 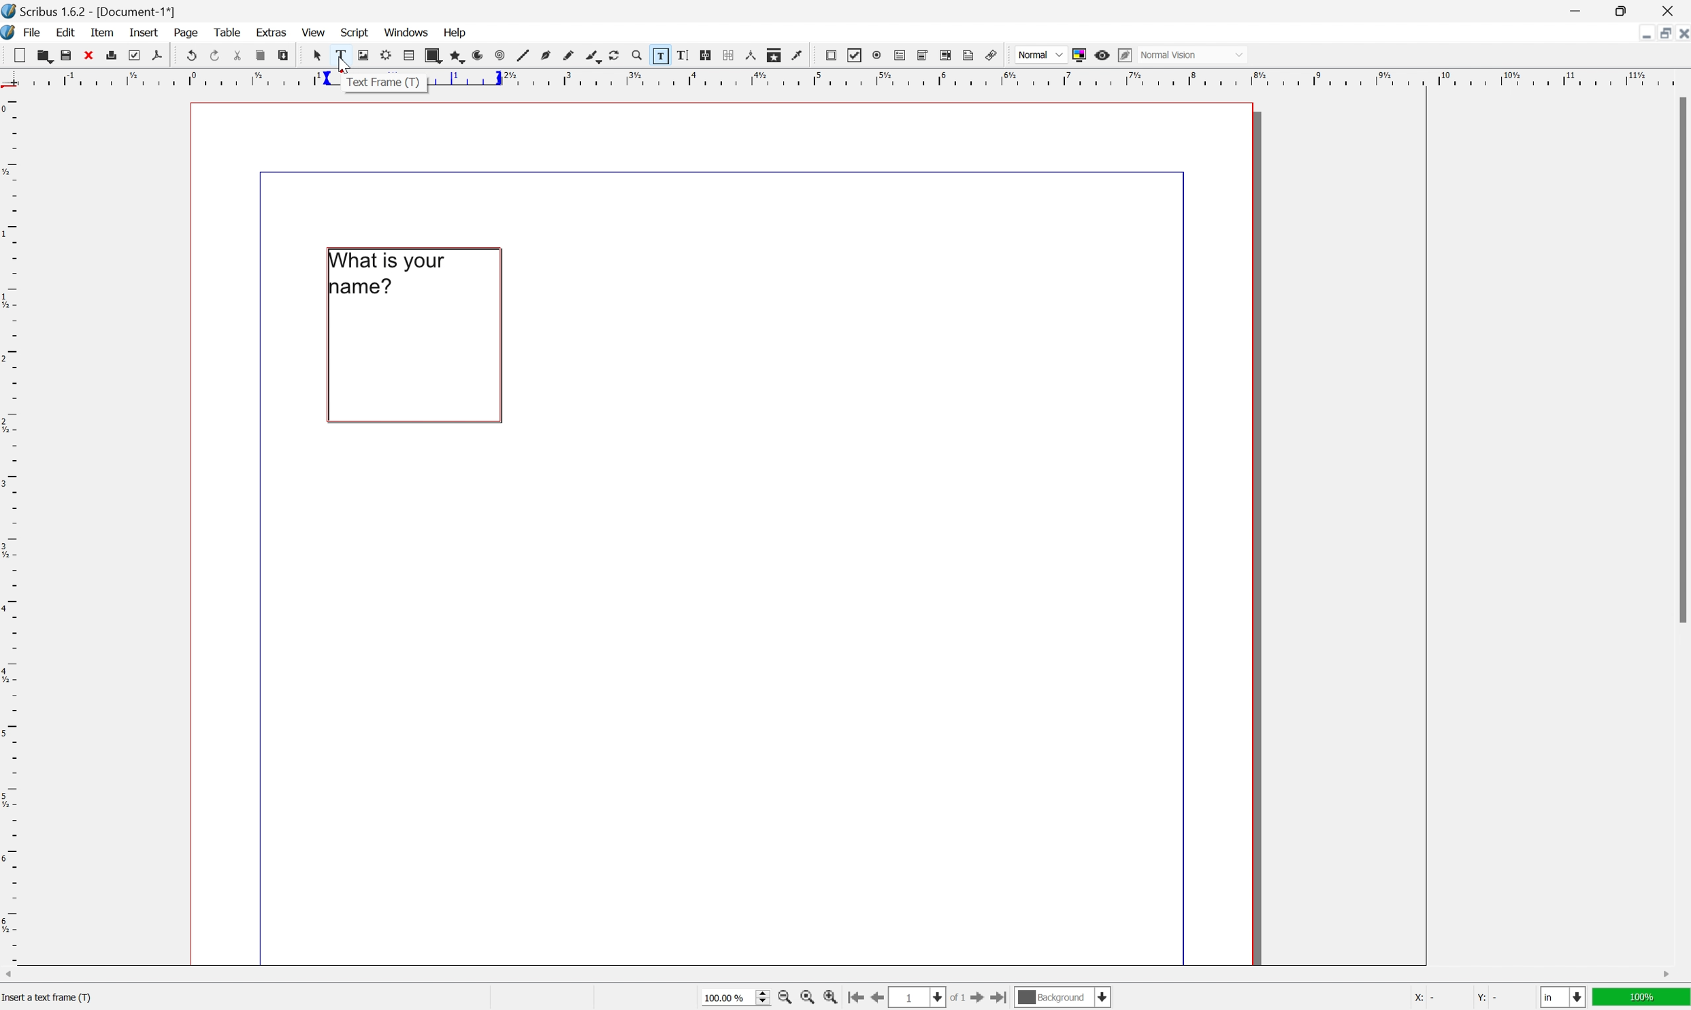 I want to click on eye dropper, so click(x=798, y=55).